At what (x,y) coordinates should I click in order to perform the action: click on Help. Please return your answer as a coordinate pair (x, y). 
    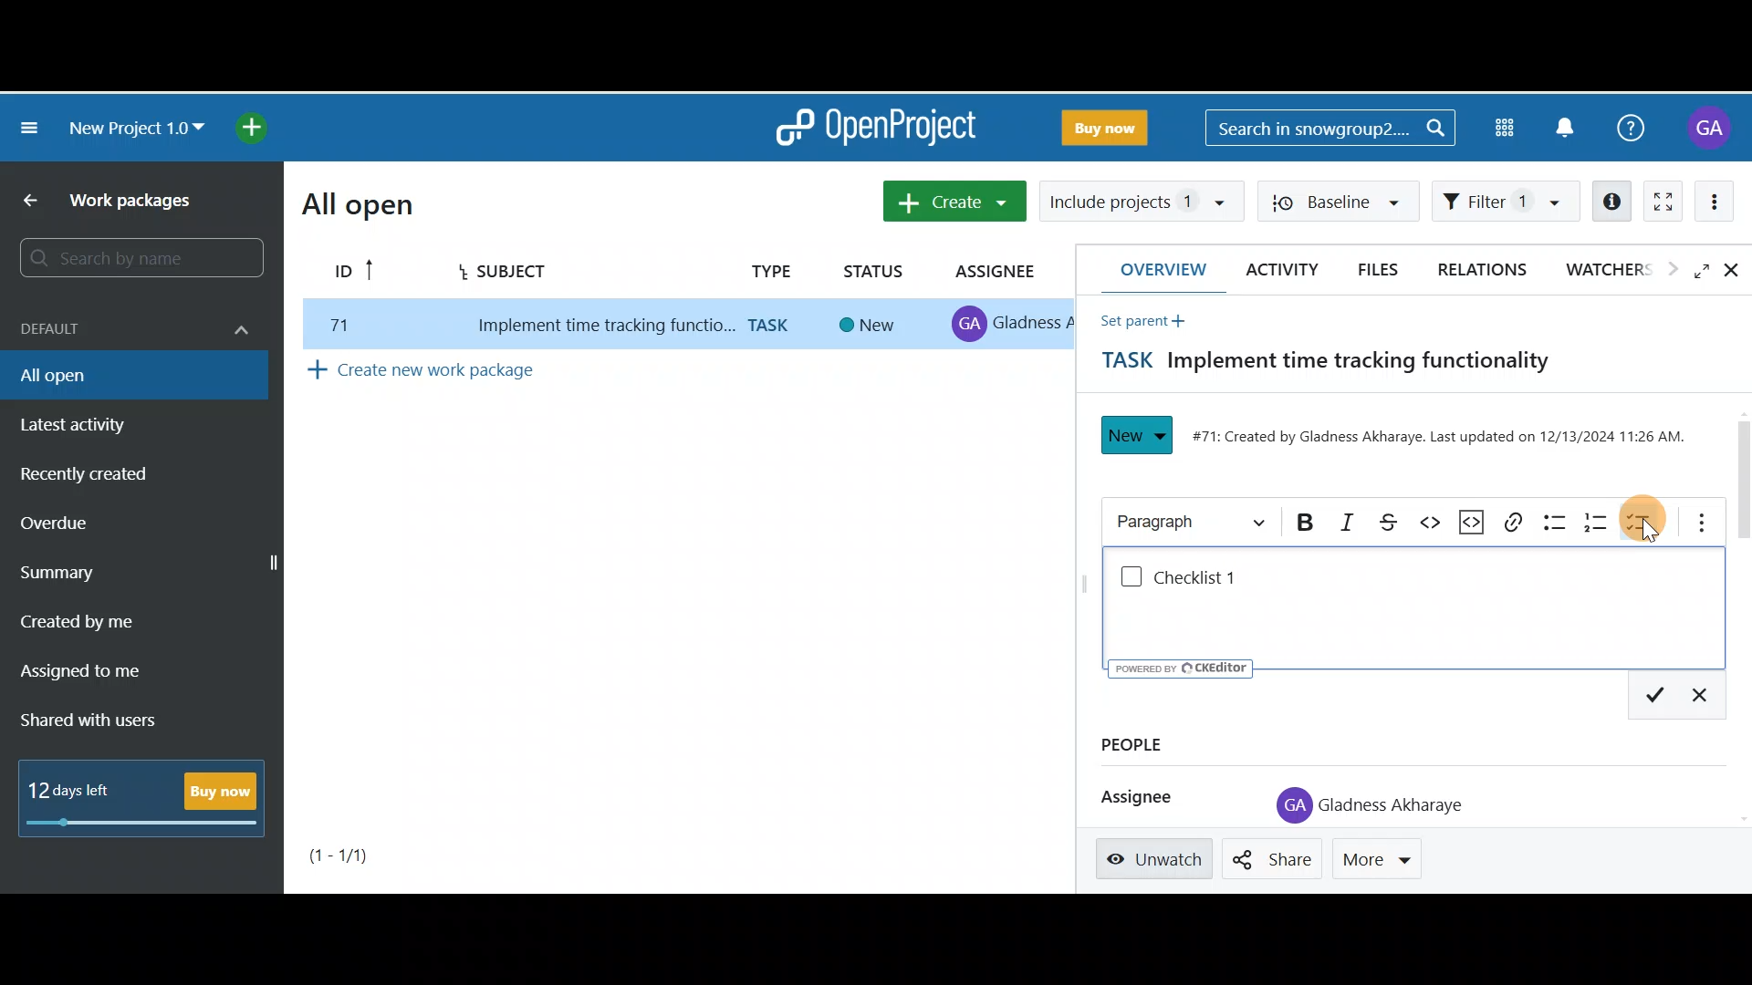
    Looking at the image, I should click on (1635, 134).